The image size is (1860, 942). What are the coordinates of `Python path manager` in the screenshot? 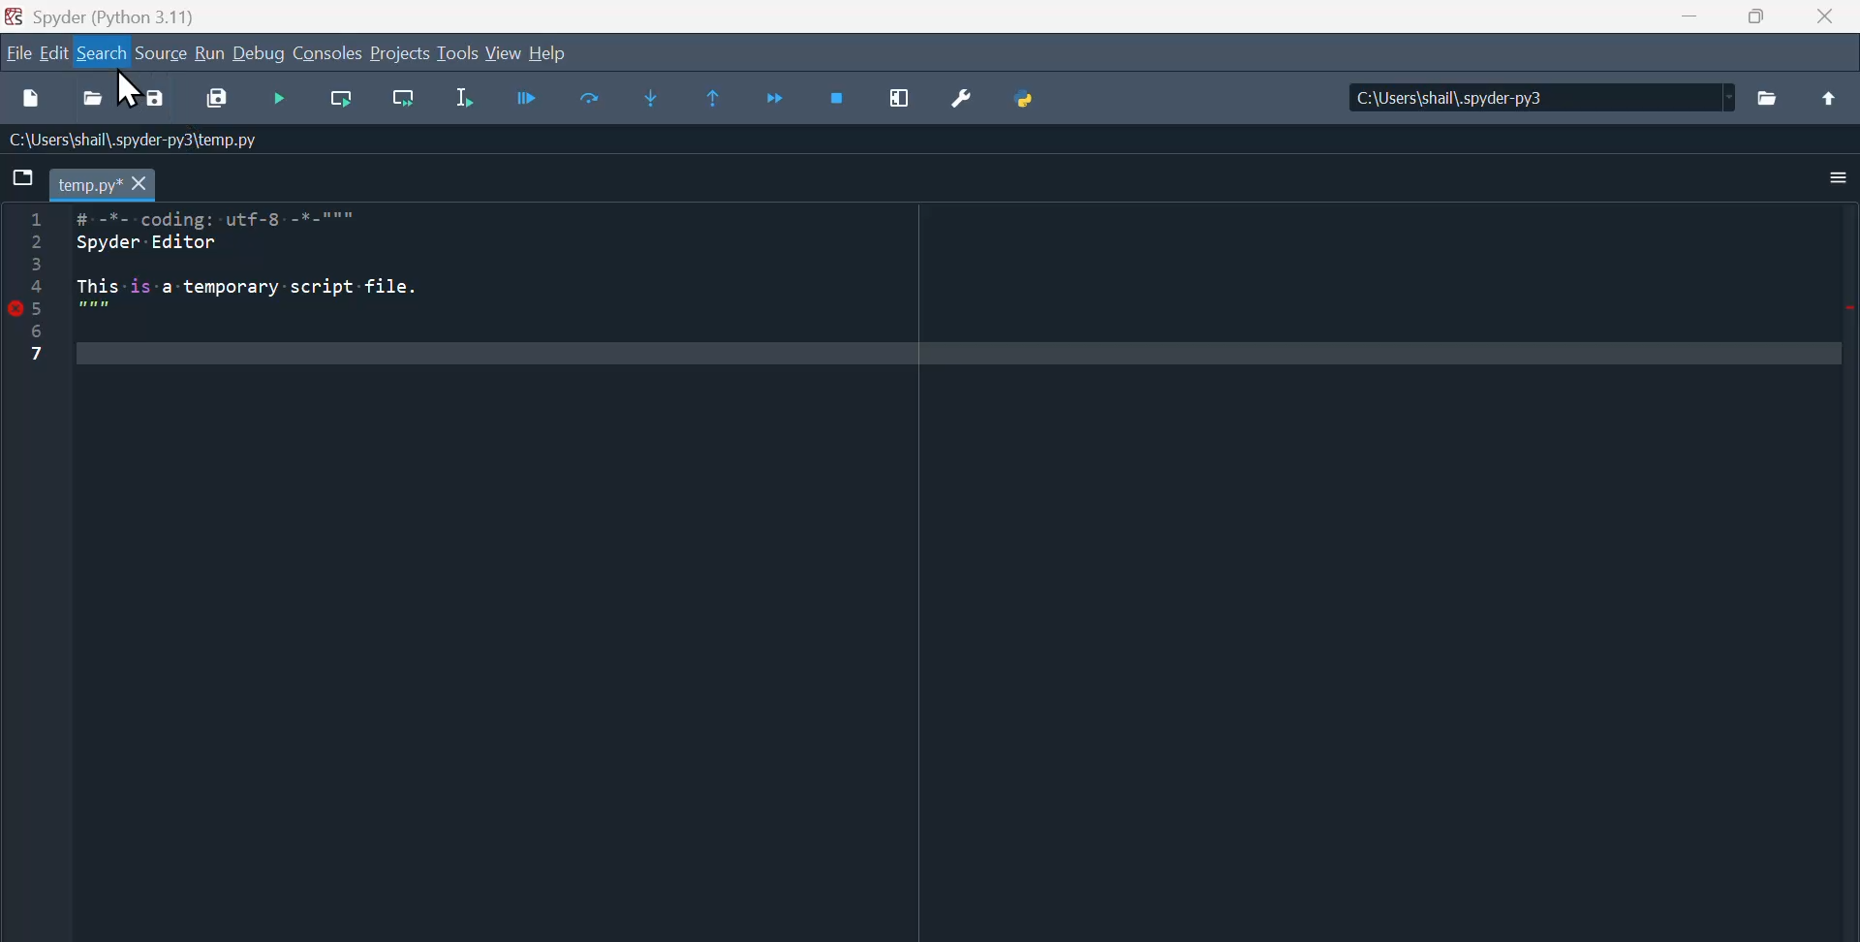 It's located at (1023, 100).